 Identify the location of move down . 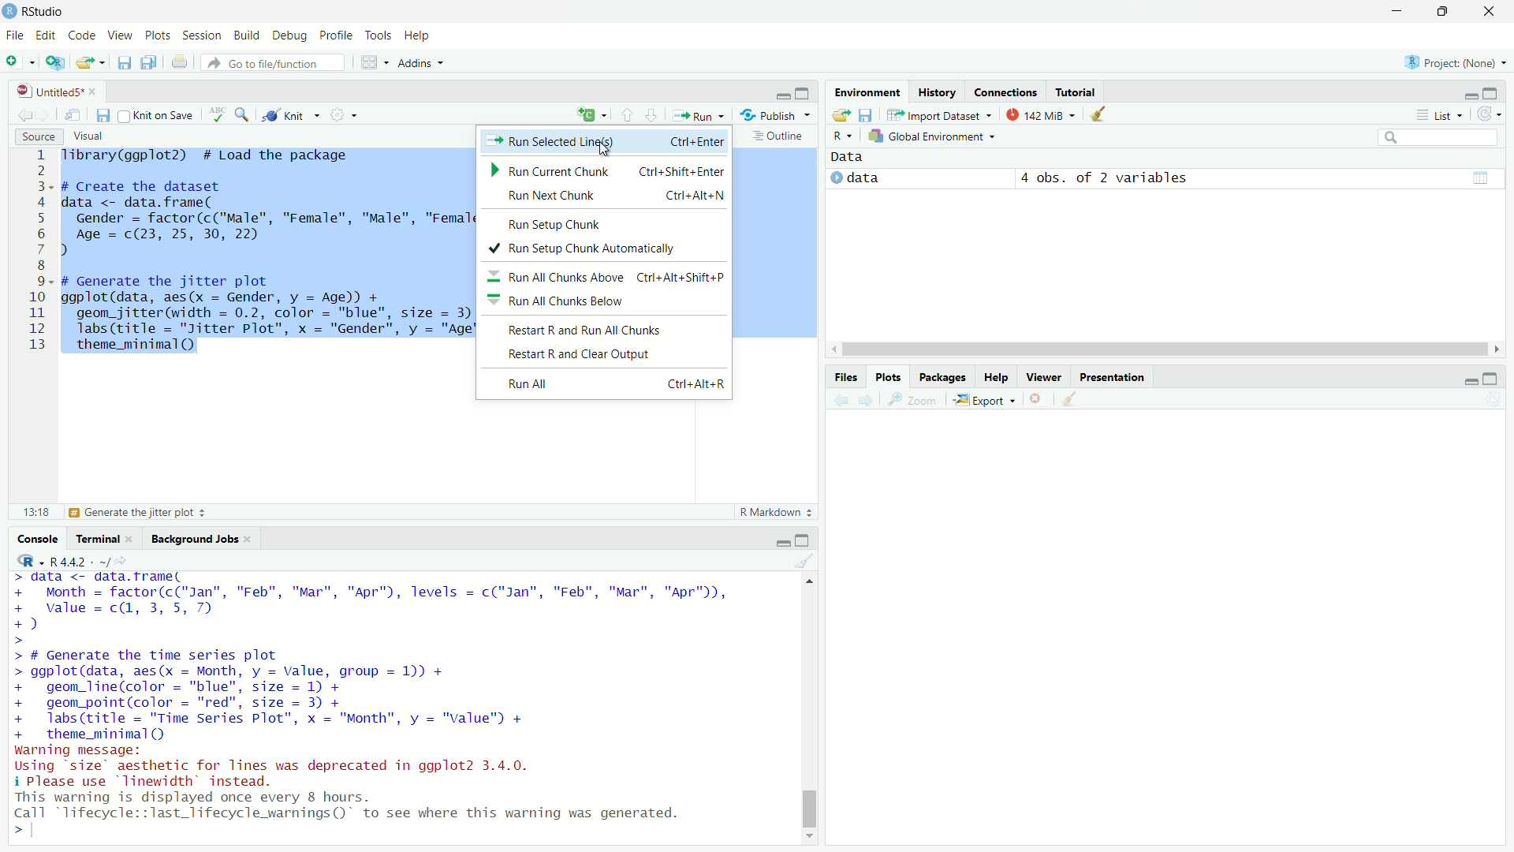
(811, 839).